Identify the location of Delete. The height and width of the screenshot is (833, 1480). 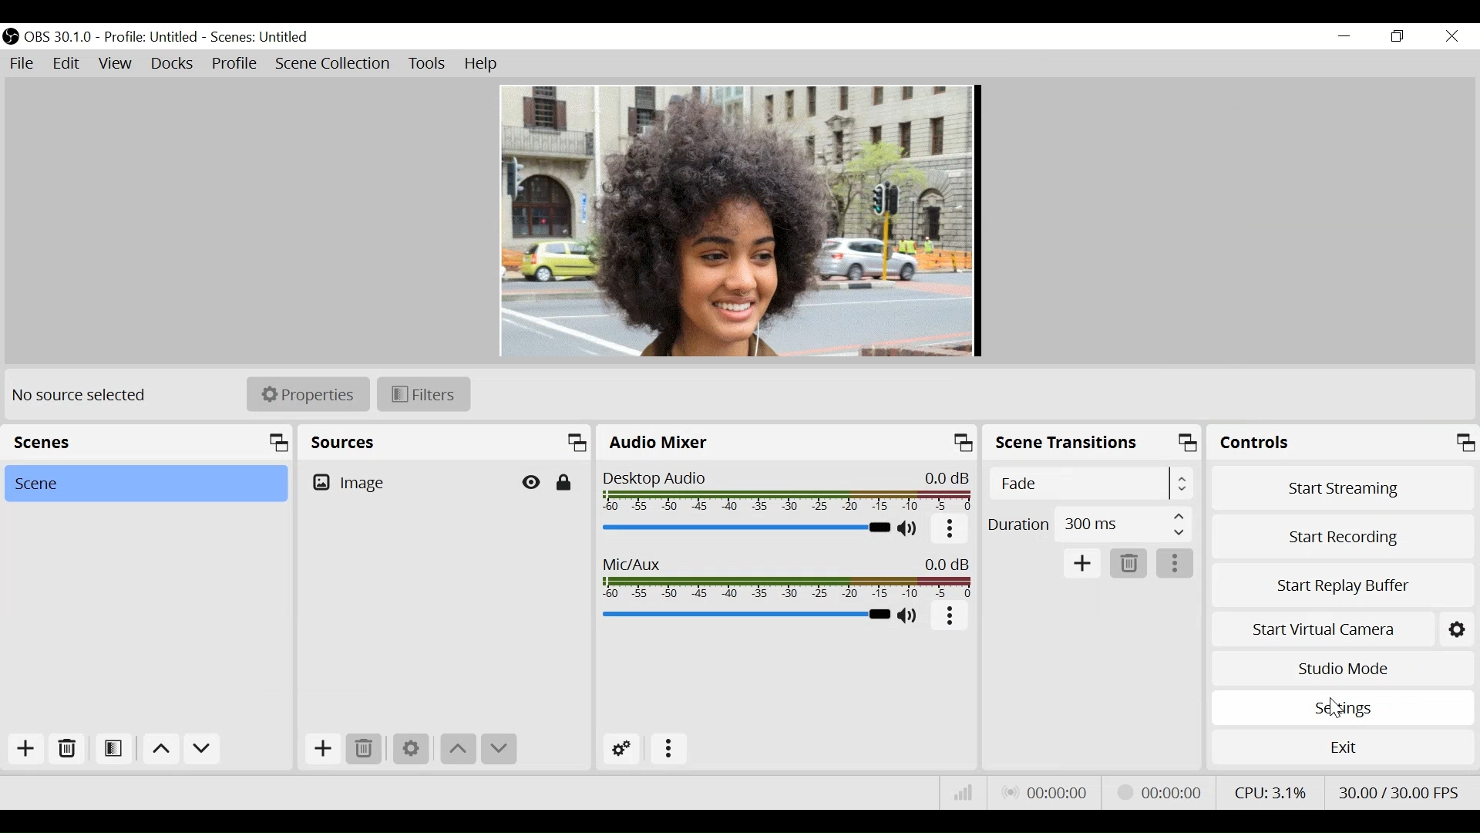
(1130, 562).